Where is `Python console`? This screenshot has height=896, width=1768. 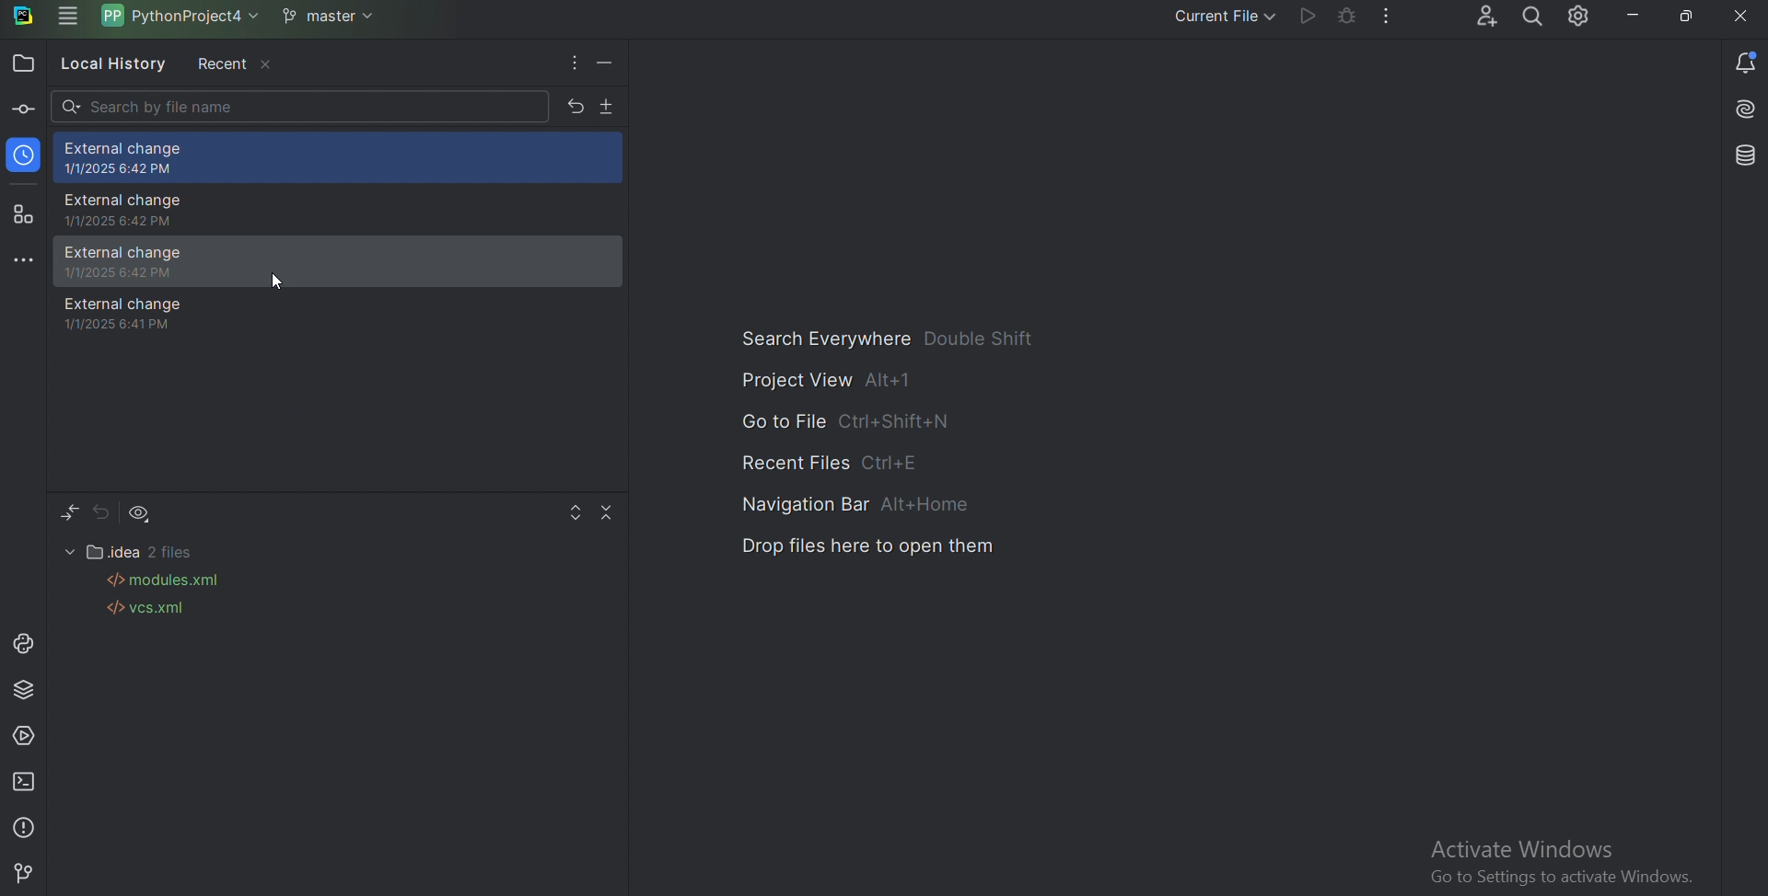 Python console is located at coordinates (23, 644).